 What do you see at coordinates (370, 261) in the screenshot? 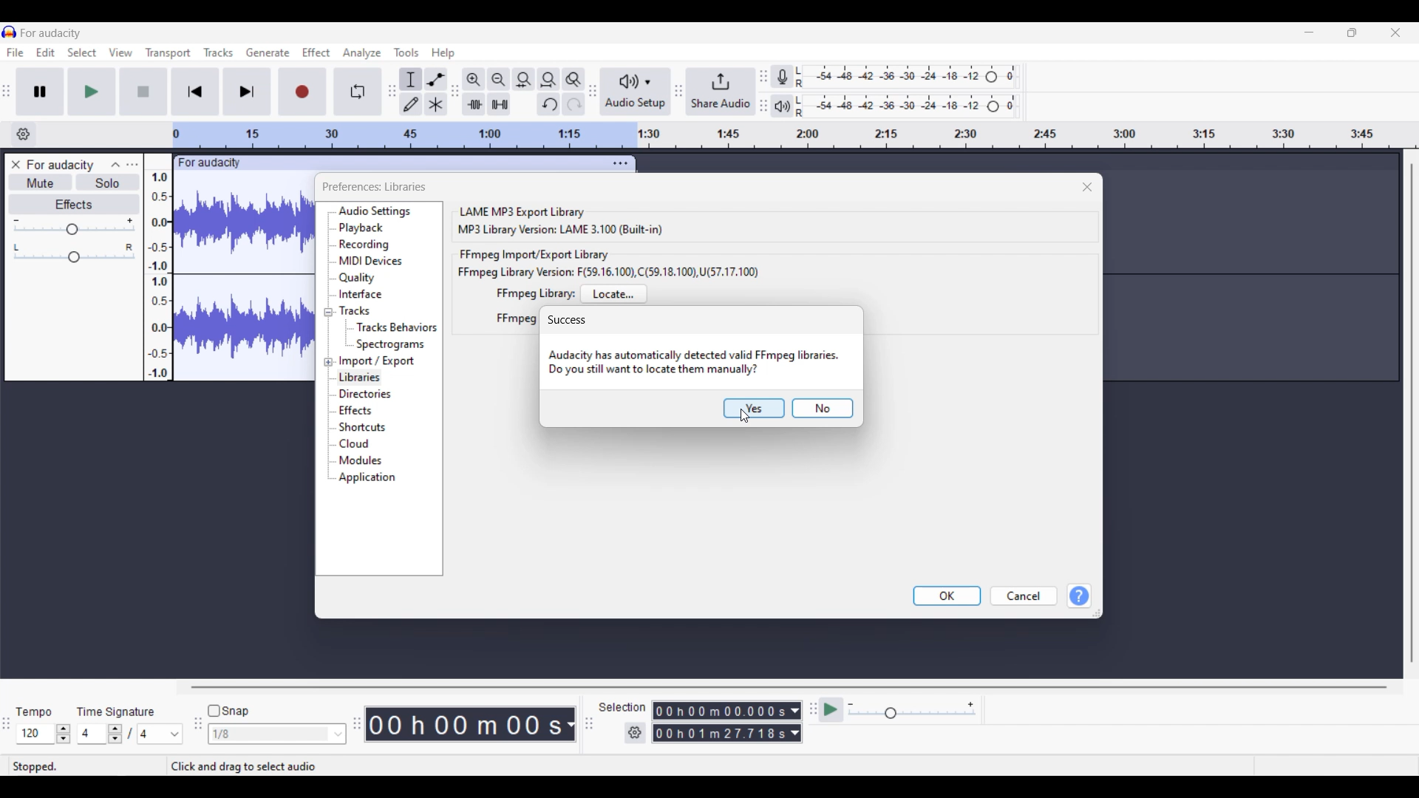
I see `MIDI devices` at bounding box center [370, 261].